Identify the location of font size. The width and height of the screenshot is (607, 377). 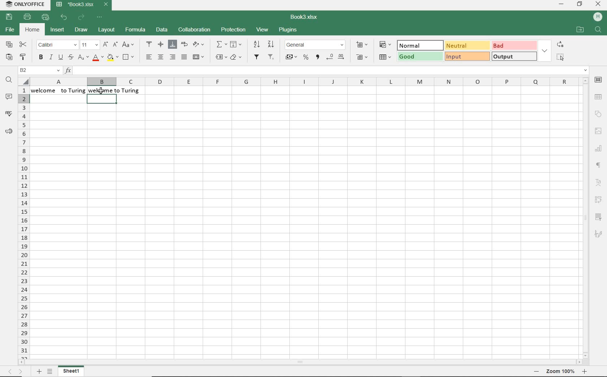
(89, 45).